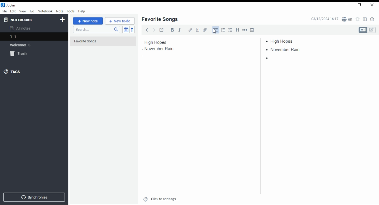 This screenshot has height=205, width=379. I want to click on tags, so click(12, 71).